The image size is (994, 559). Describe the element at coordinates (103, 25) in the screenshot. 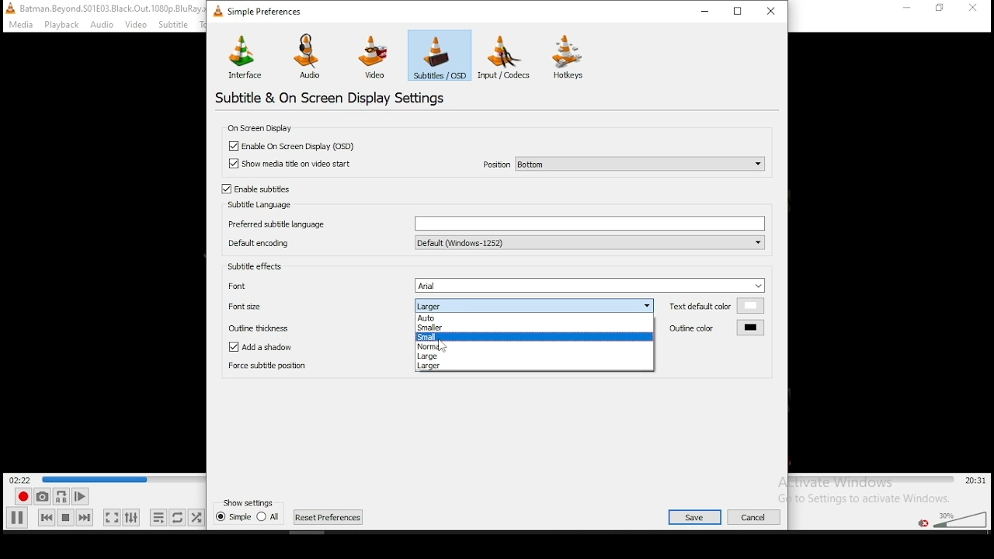

I see `` at that location.